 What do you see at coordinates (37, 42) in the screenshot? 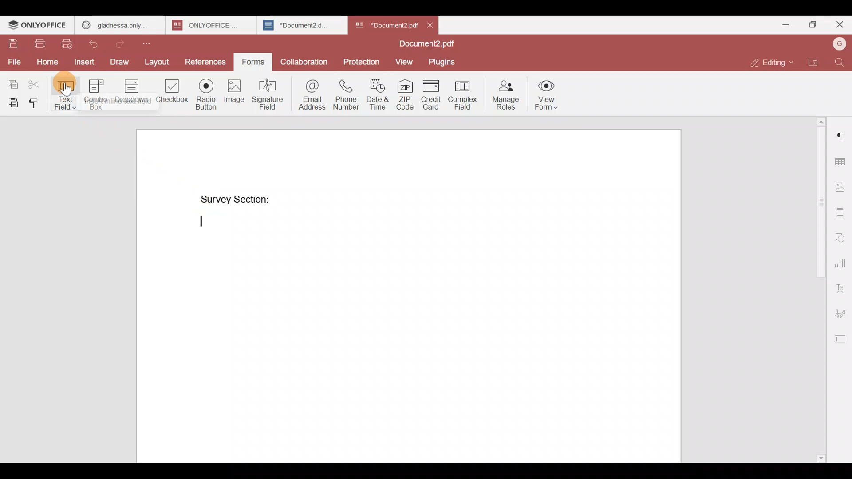
I see `Print file` at bounding box center [37, 42].